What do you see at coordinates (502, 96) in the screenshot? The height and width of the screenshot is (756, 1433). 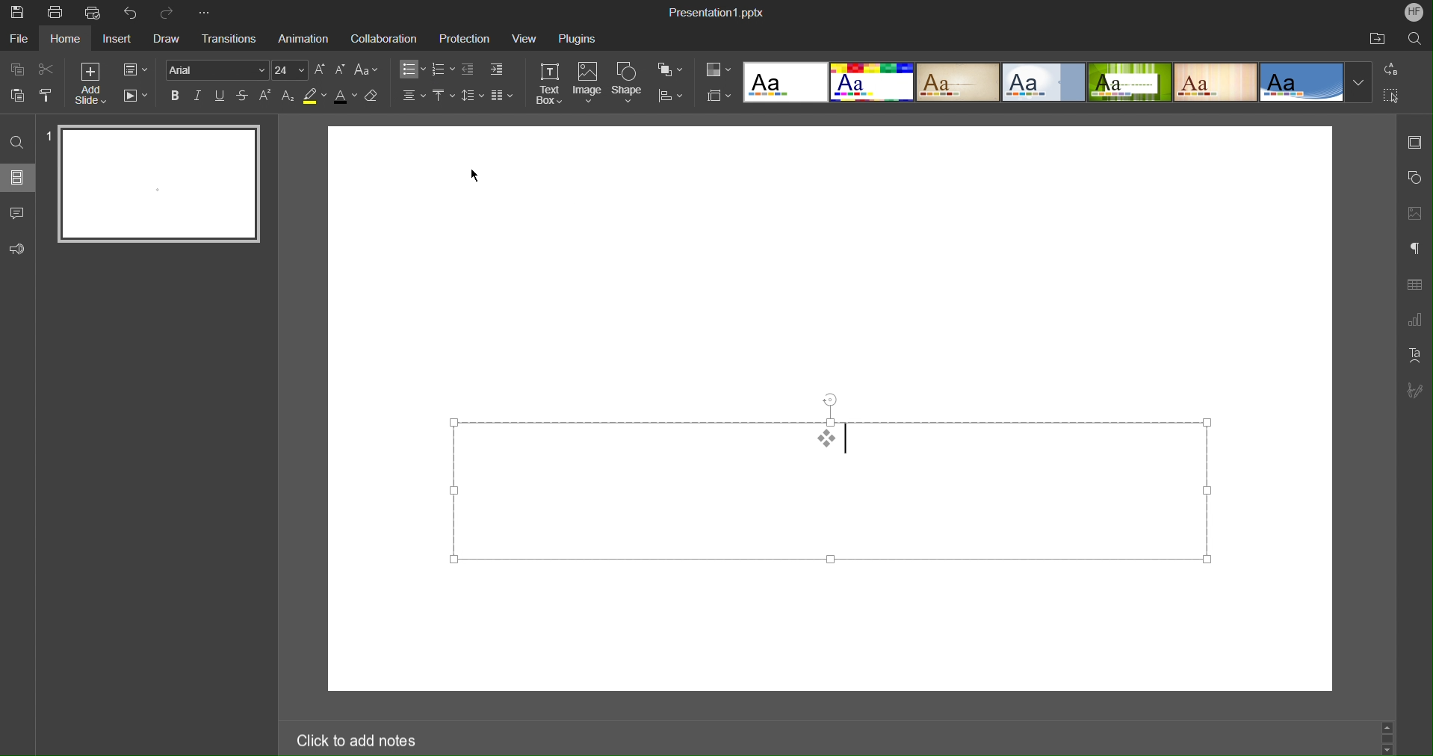 I see `Column` at bounding box center [502, 96].